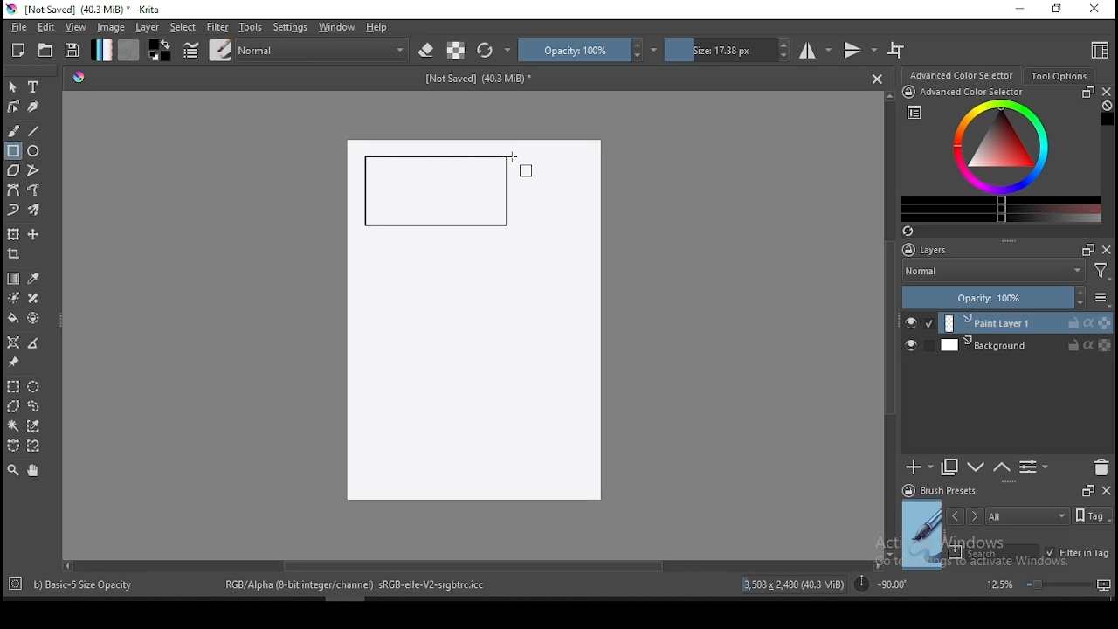  I want to click on pattern, so click(128, 50).